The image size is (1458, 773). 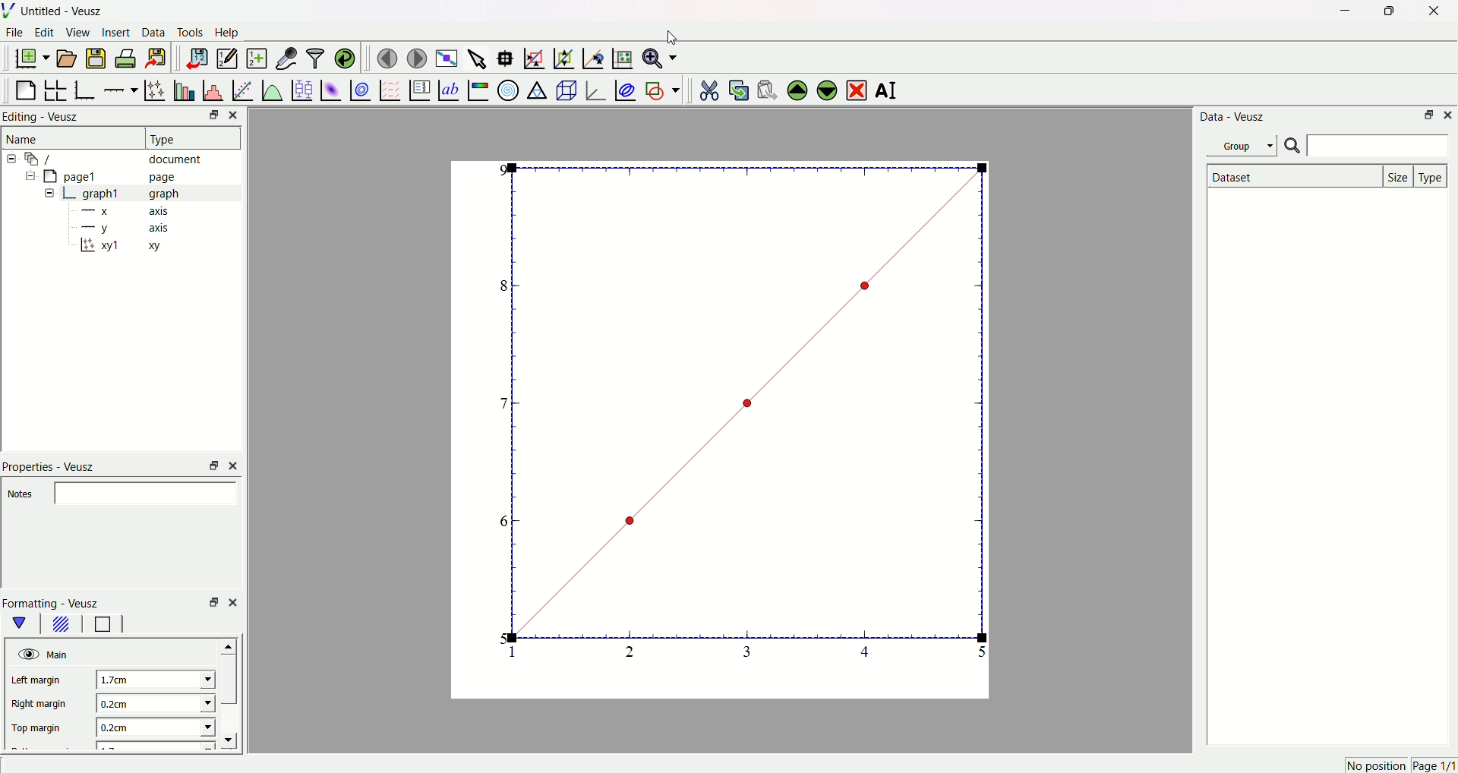 I want to click on graph1 graph, so click(x=132, y=193).